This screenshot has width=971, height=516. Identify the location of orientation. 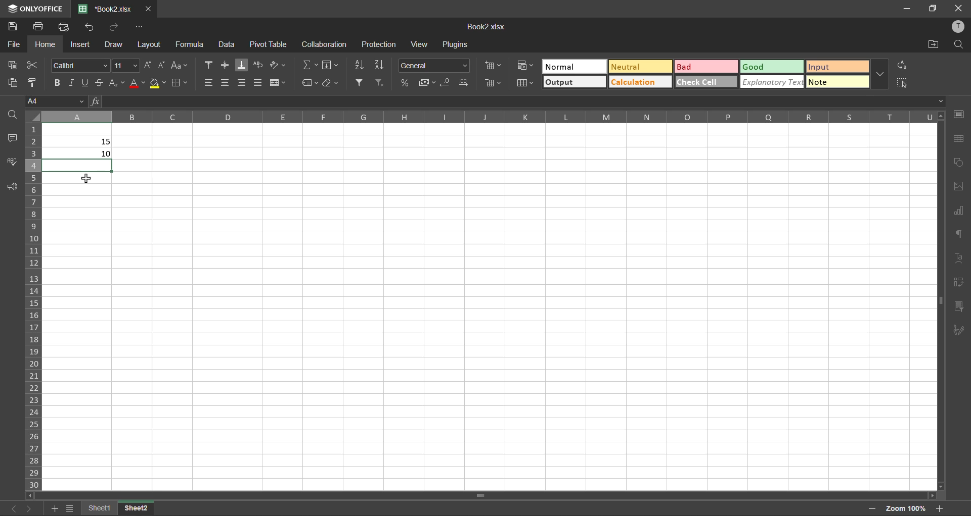
(279, 66).